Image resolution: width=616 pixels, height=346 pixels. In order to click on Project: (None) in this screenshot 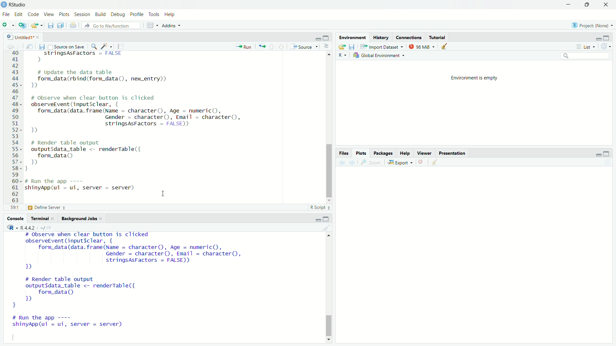, I will do `click(593, 25)`.